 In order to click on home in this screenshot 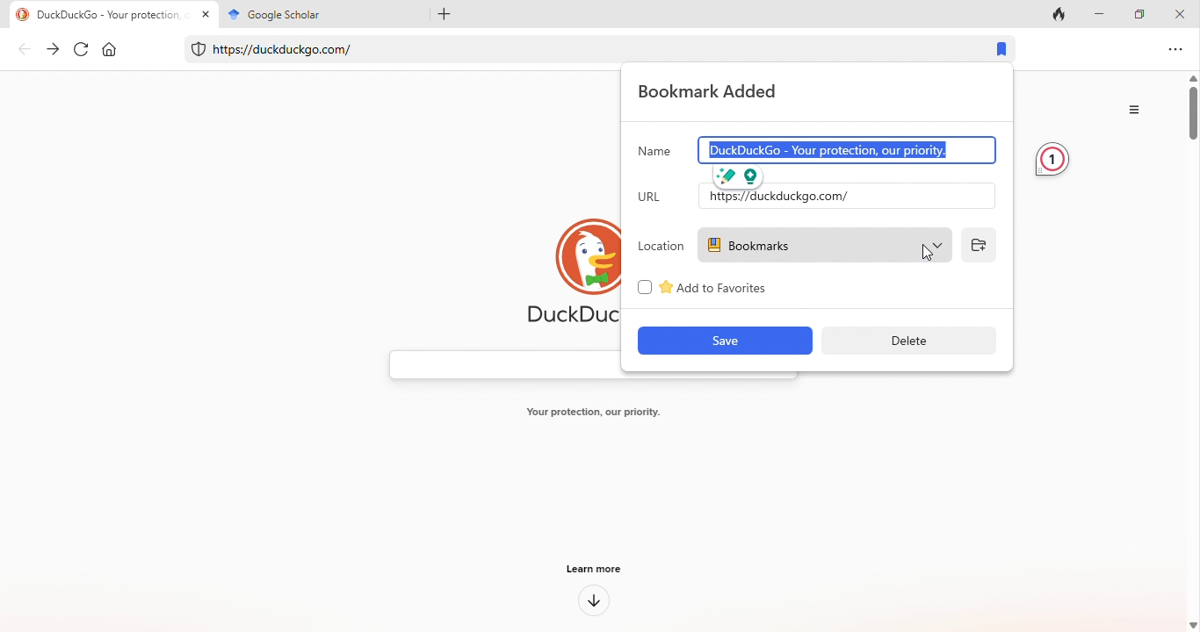, I will do `click(114, 51)`.